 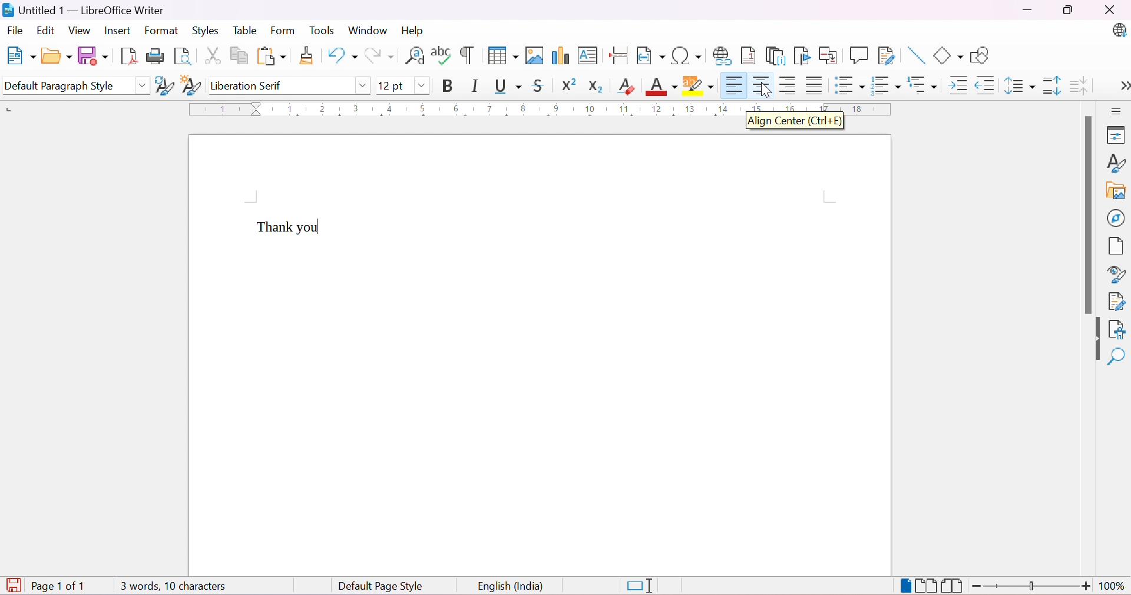 I want to click on Hide, so click(x=1096, y=340).